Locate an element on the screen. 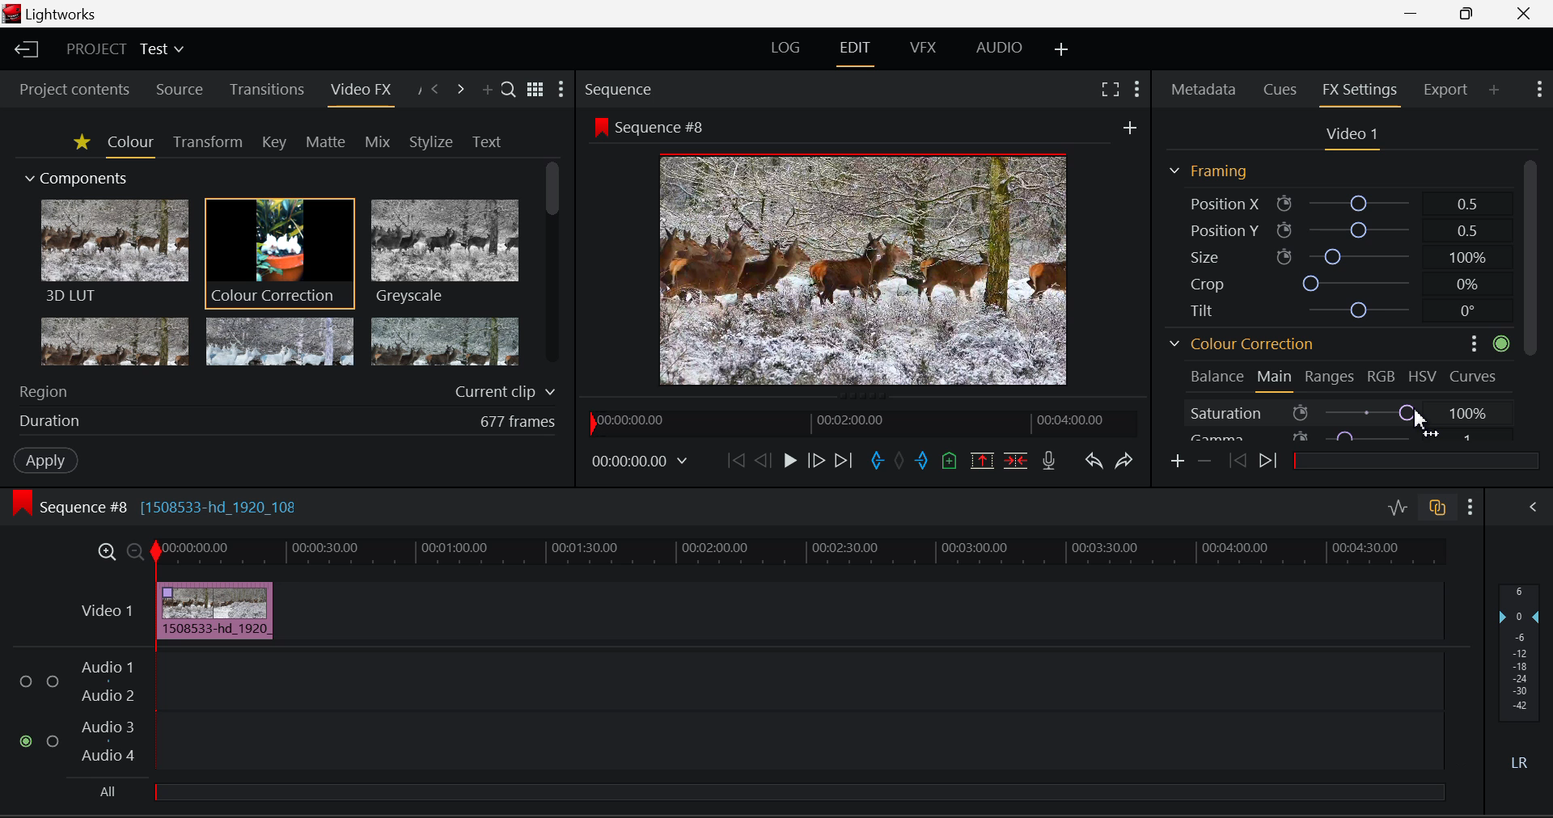 The height and width of the screenshot is (818, 1553). Remove keyframe is located at coordinates (1203, 463).